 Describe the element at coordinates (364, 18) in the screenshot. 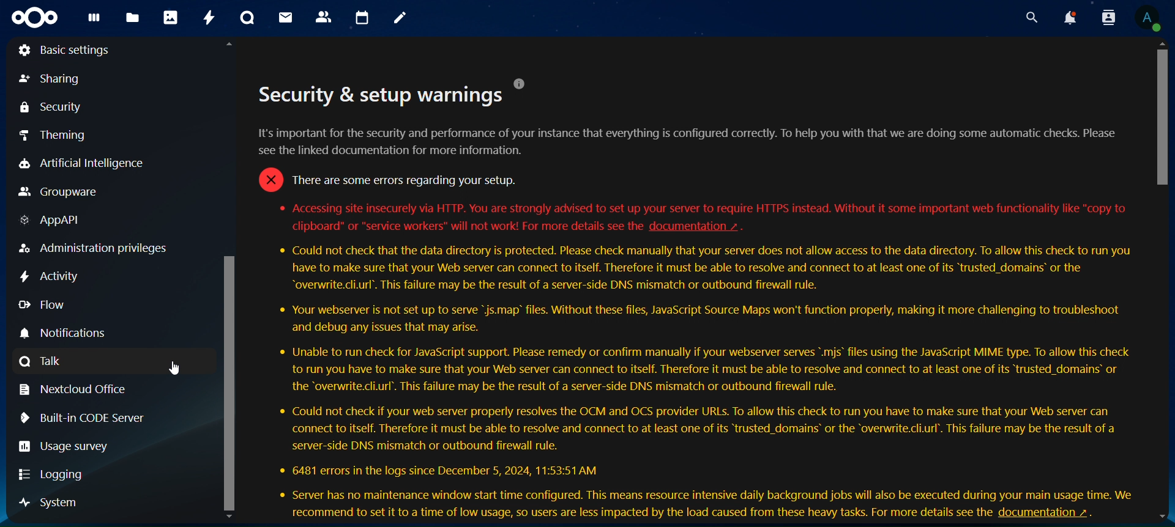

I see `calendar` at that location.